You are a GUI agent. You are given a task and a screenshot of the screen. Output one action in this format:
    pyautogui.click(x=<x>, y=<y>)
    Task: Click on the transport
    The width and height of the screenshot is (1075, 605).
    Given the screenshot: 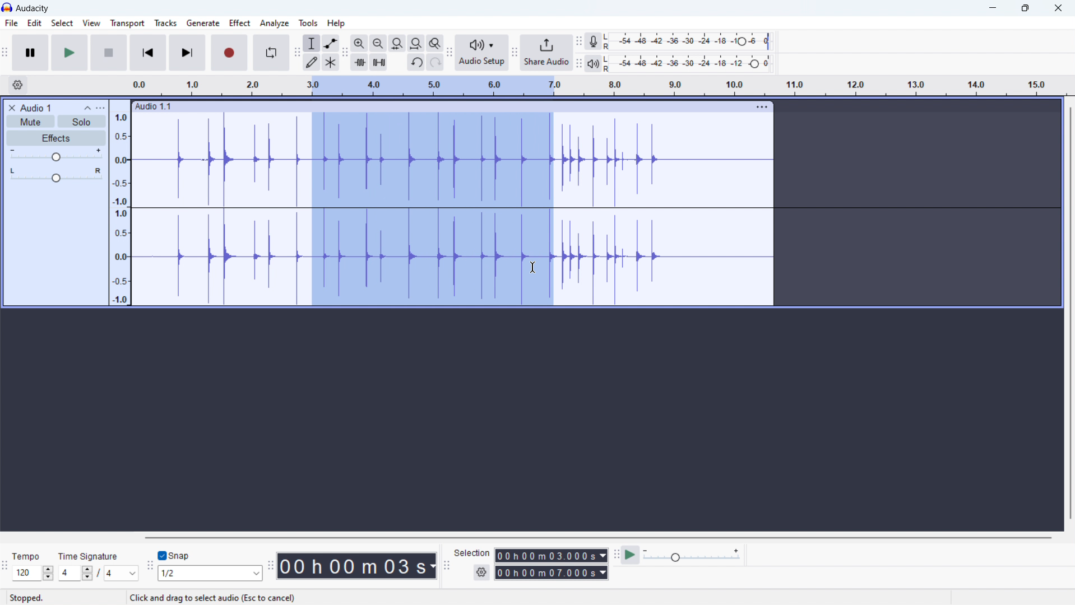 What is the action you would take?
    pyautogui.click(x=127, y=23)
    